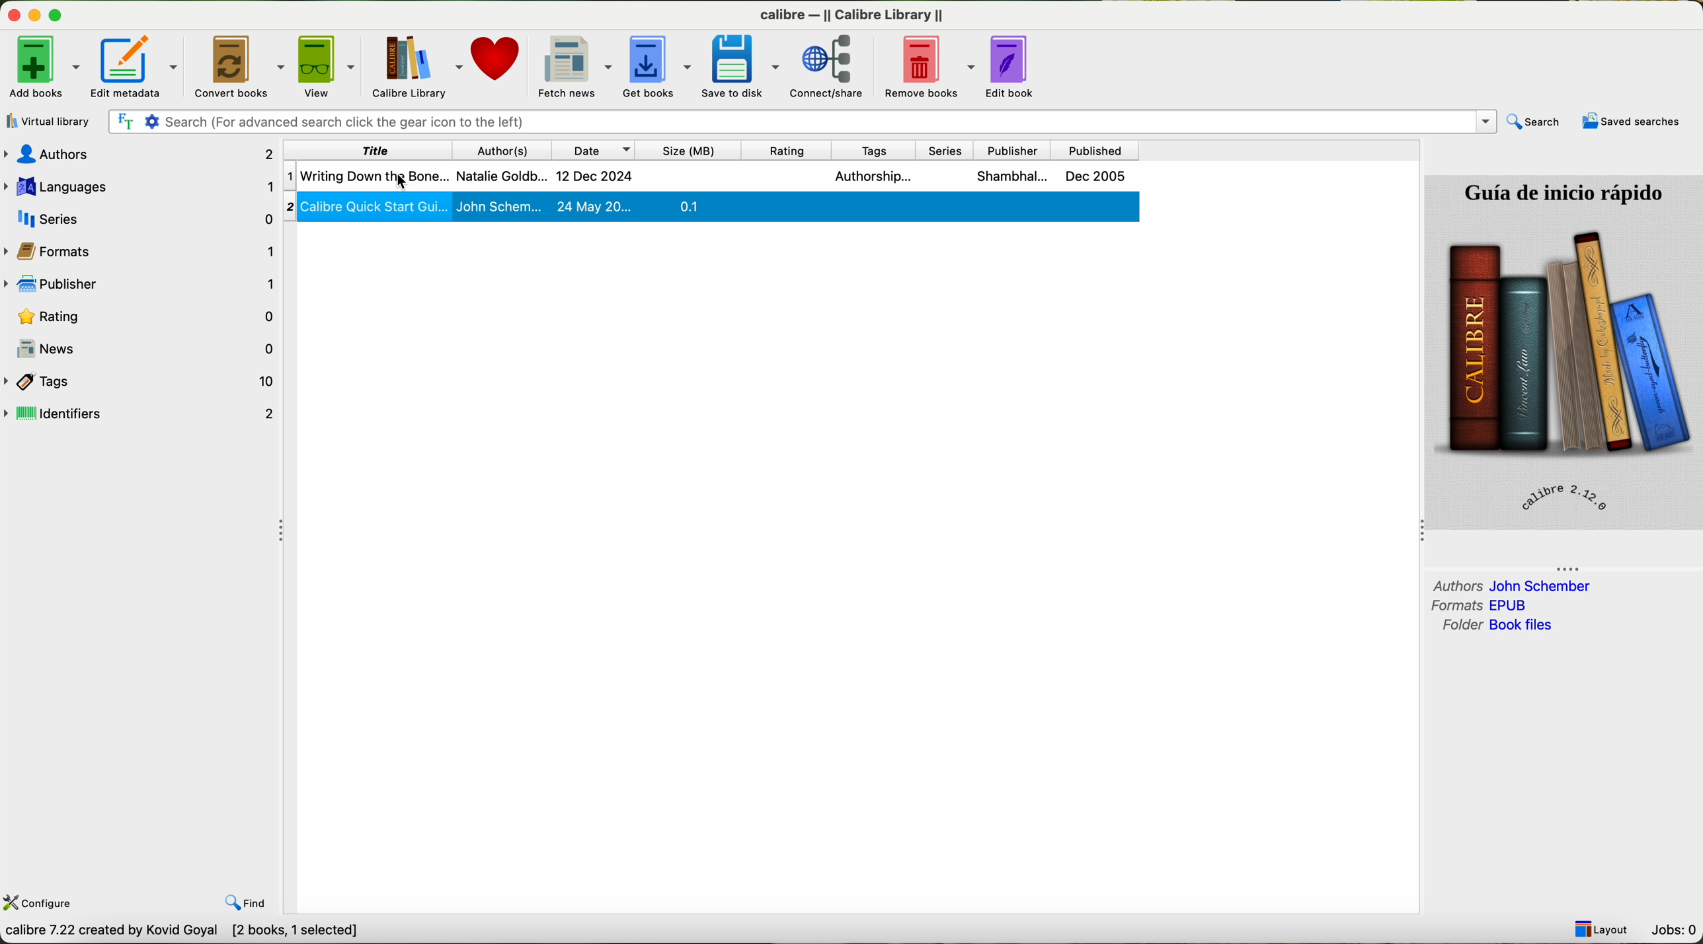 The image size is (1703, 944). Describe the element at coordinates (574, 65) in the screenshot. I see `fetch news` at that location.